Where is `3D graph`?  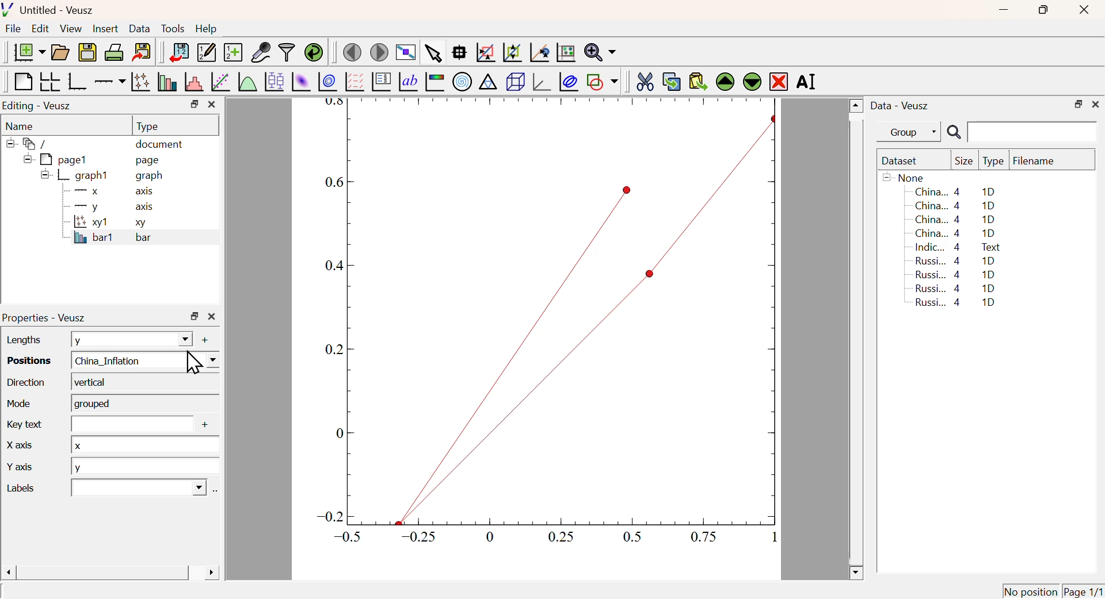
3D graph is located at coordinates (543, 83).